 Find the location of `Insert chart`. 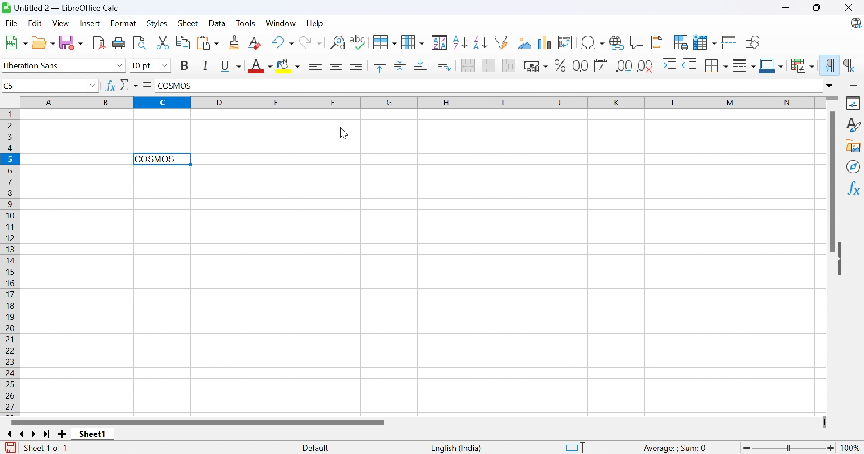

Insert chart is located at coordinates (545, 42).